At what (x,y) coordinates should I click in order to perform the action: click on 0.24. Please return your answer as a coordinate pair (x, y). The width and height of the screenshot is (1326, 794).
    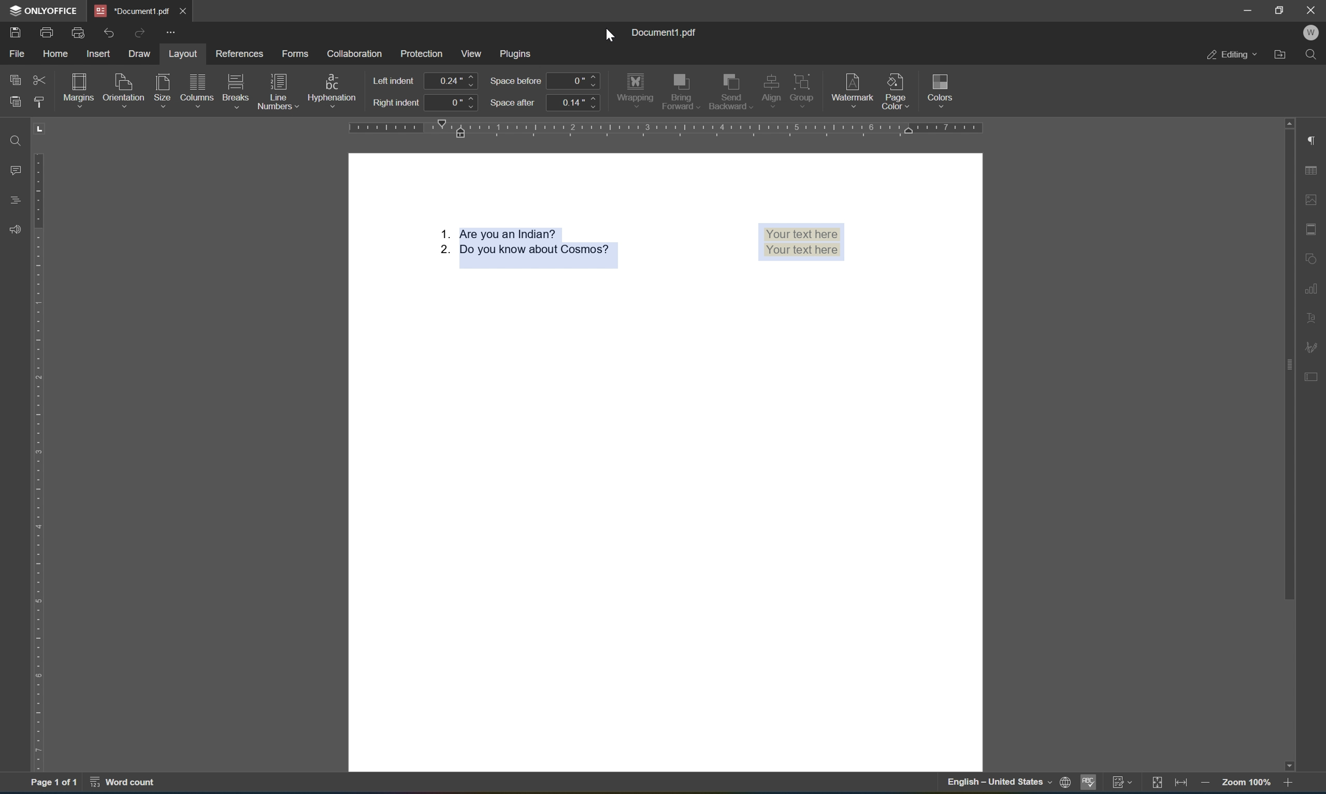
    Looking at the image, I should click on (452, 81).